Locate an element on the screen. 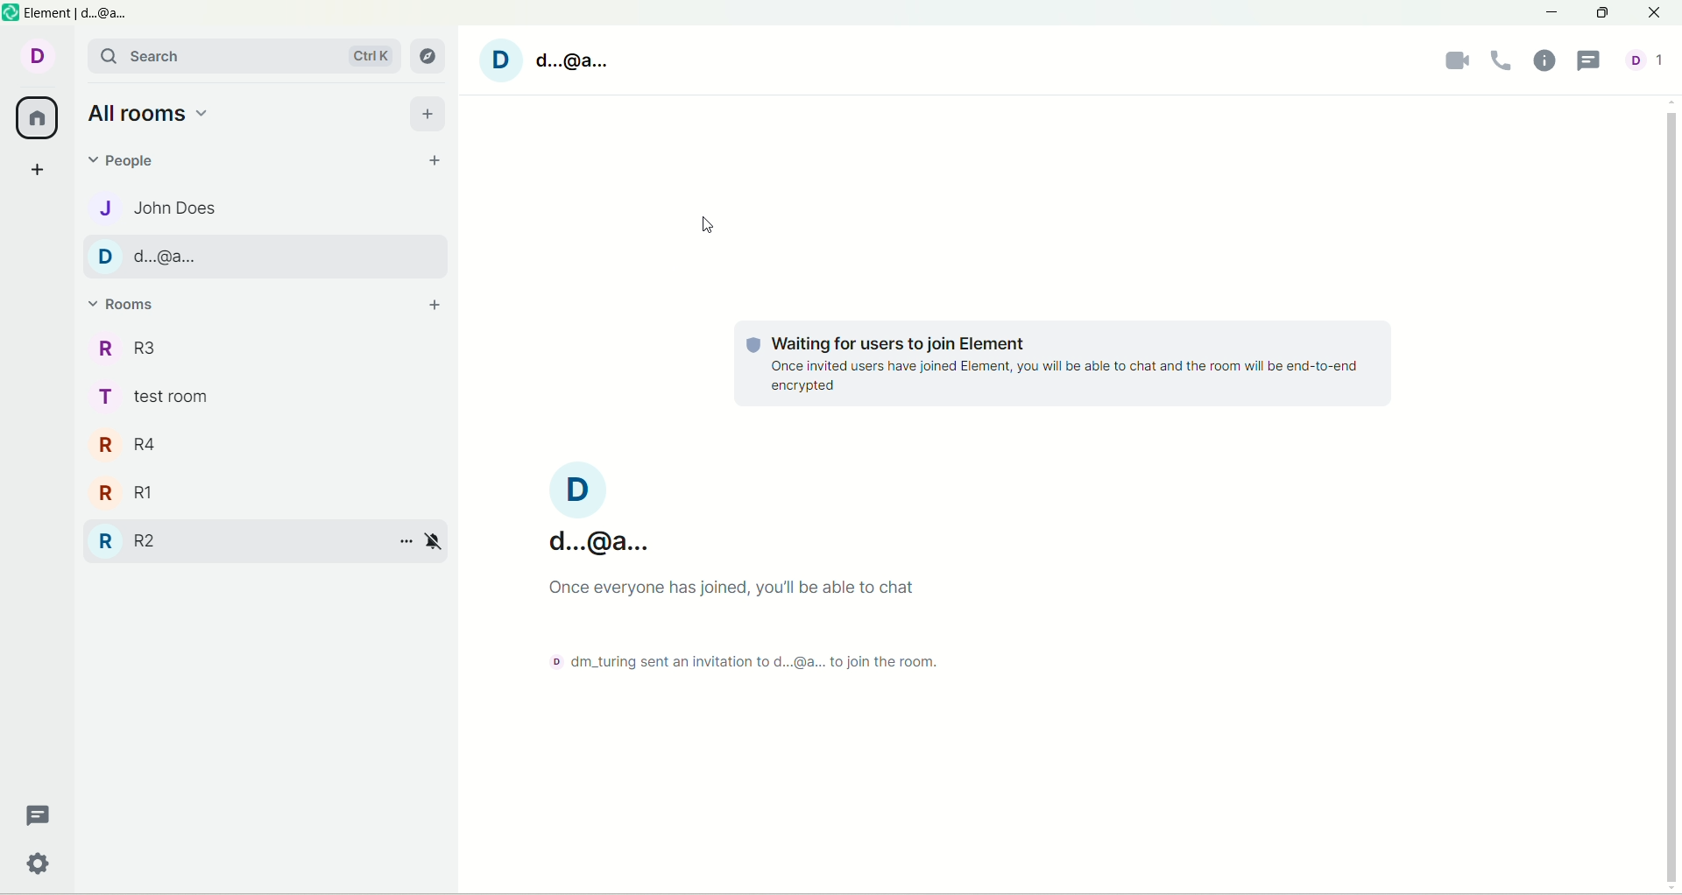 This screenshot has width=1682, height=895. search is located at coordinates (241, 54).